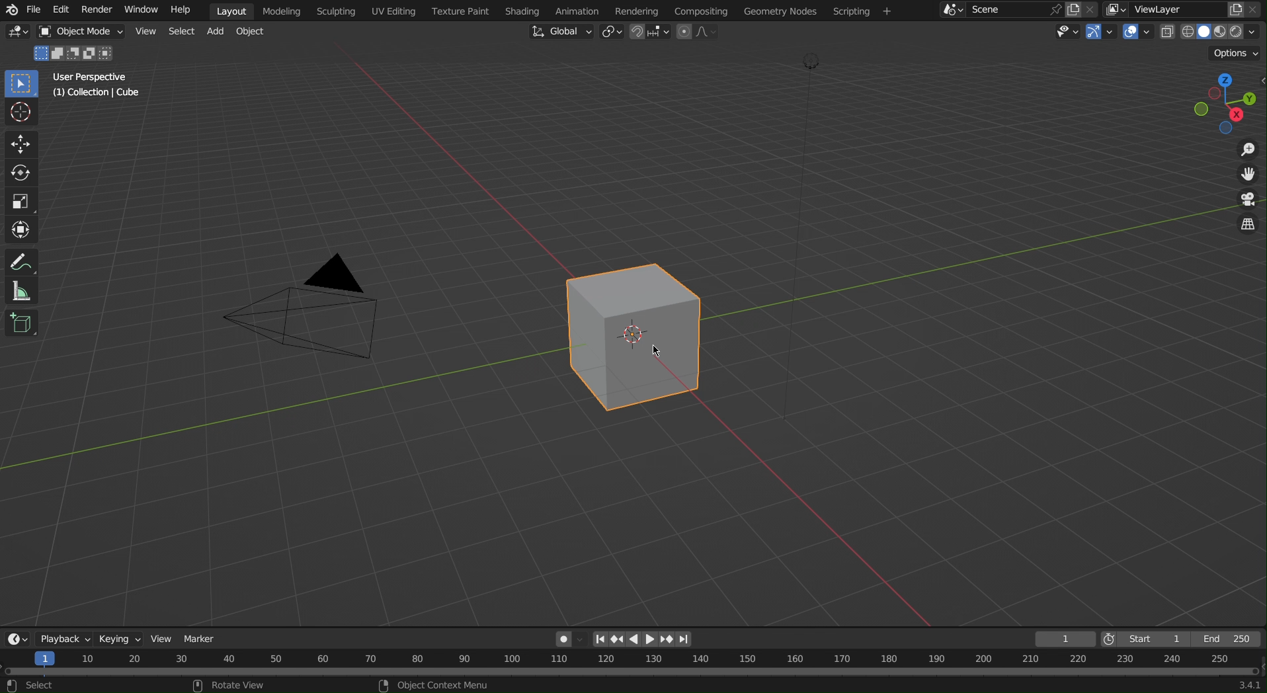  Describe the element at coordinates (90, 77) in the screenshot. I see `User Perspective` at that location.